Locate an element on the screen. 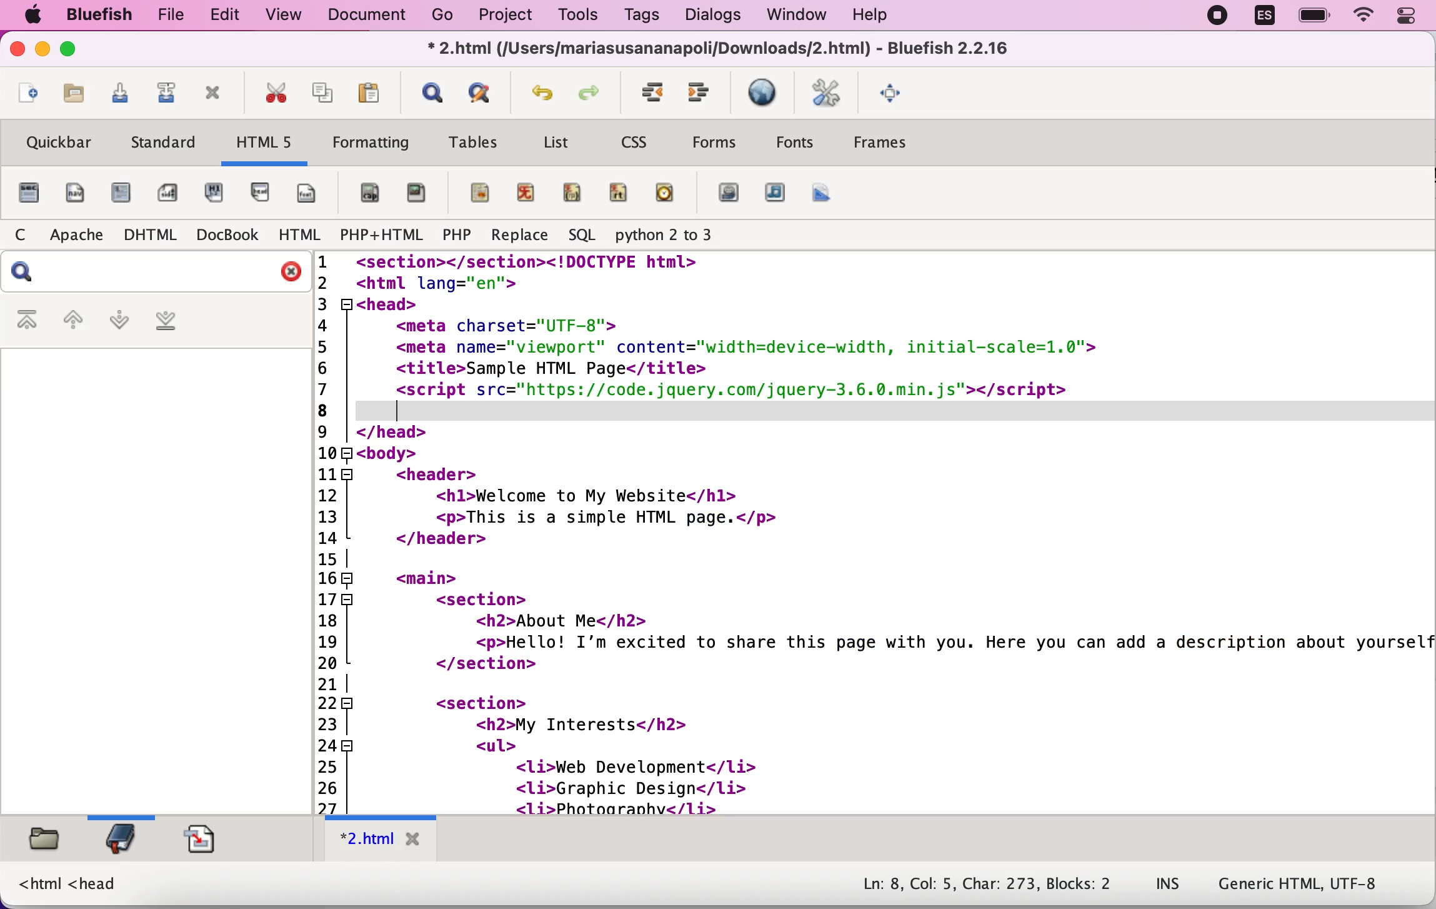 Image resolution: width=1436 pixels, height=909 pixels. tables is located at coordinates (476, 141).